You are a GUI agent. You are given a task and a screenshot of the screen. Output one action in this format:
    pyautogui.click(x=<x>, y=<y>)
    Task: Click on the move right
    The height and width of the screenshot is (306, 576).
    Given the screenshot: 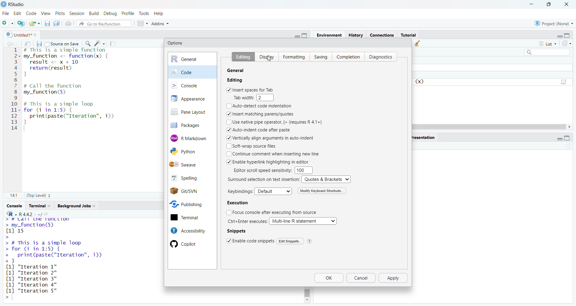 What is the action you would take?
    pyautogui.click(x=572, y=127)
    